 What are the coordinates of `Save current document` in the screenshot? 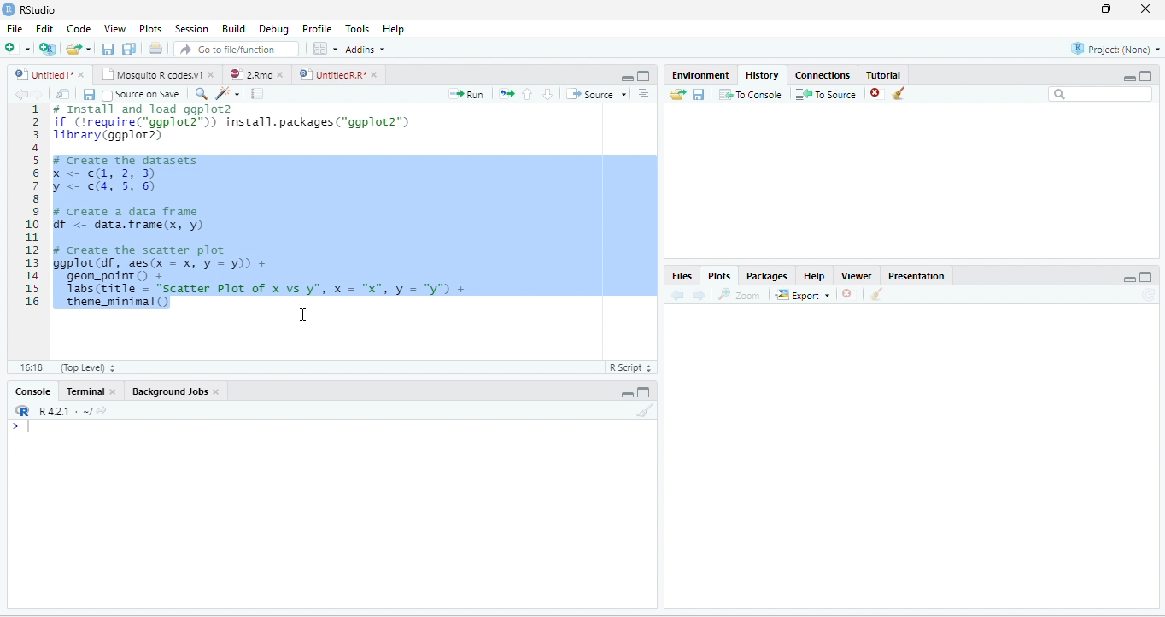 It's located at (108, 48).